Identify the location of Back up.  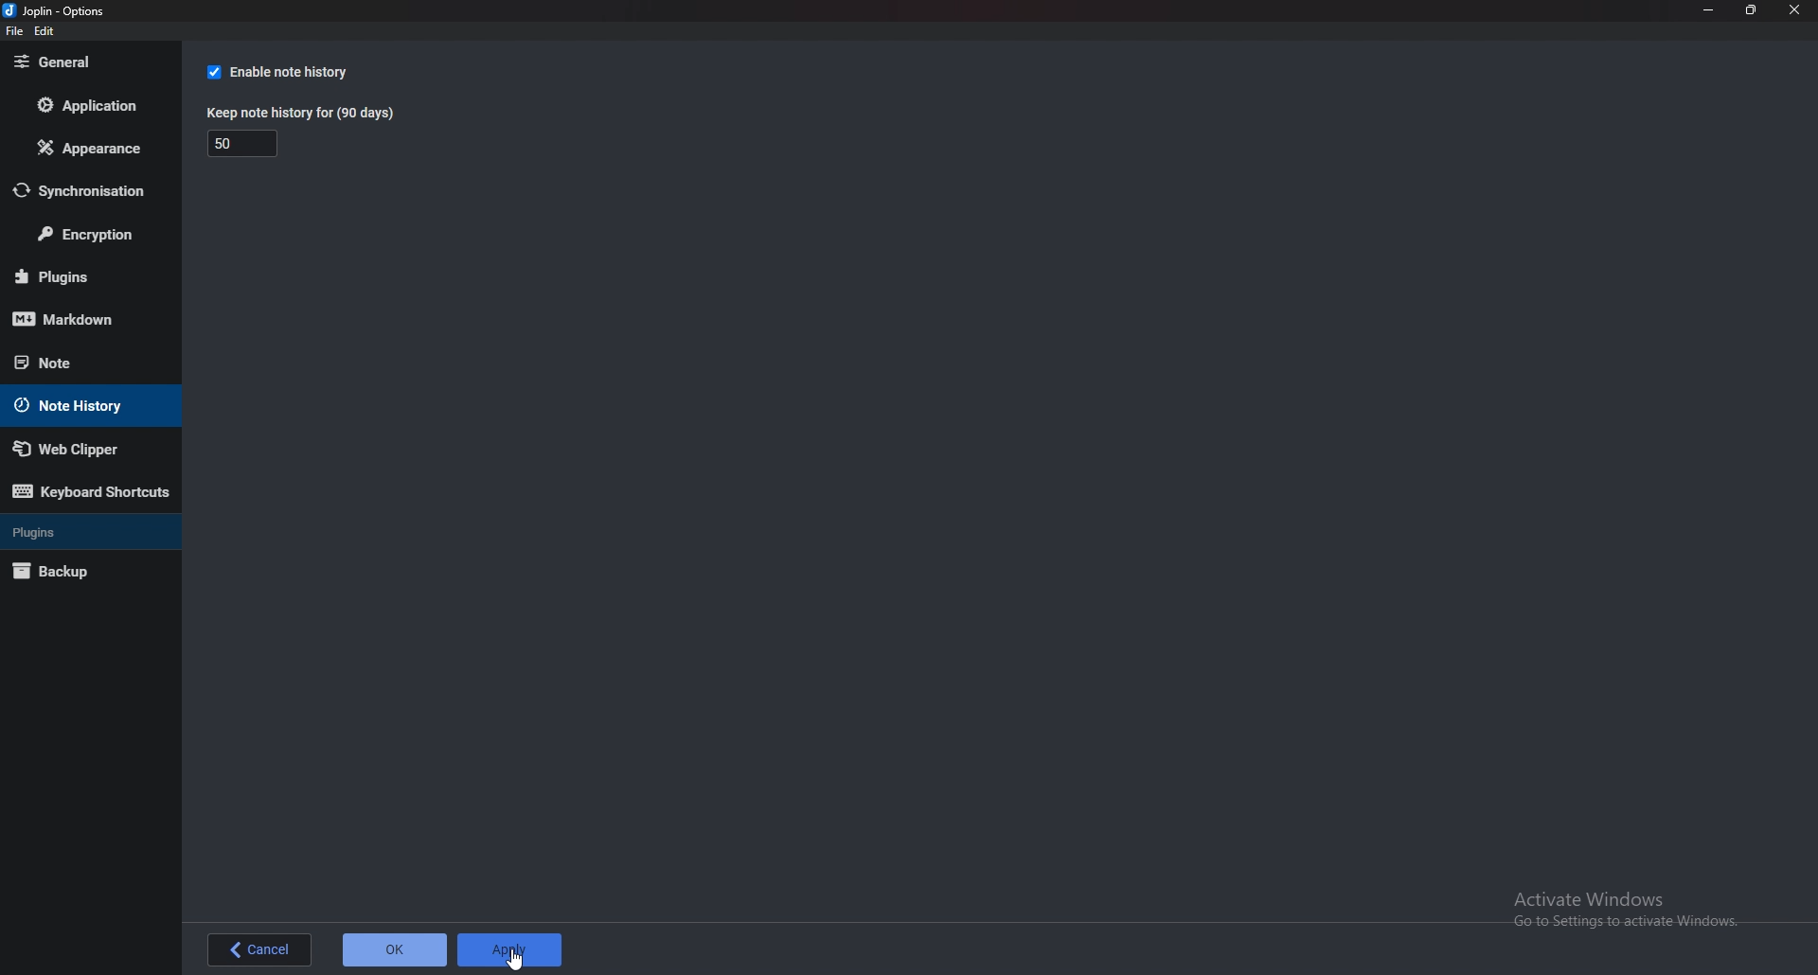
(76, 573).